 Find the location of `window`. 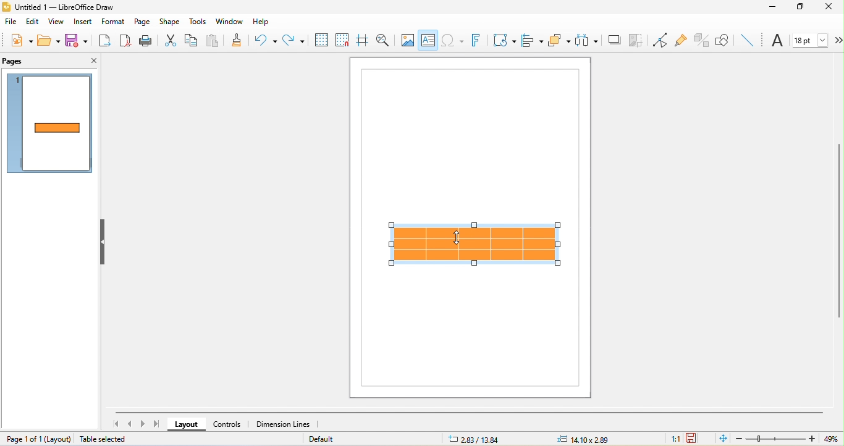

window is located at coordinates (227, 20).